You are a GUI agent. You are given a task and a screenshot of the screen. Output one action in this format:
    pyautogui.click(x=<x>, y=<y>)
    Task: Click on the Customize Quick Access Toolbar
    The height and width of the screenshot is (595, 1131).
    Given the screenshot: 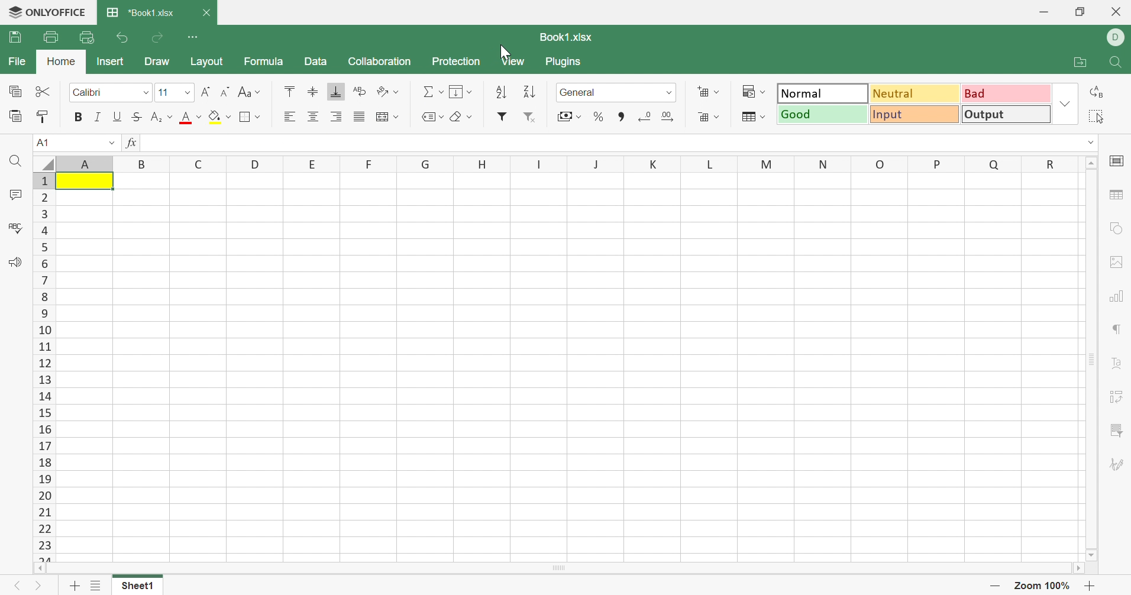 What is the action you would take?
    pyautogui.click(x=193, y=35)
    